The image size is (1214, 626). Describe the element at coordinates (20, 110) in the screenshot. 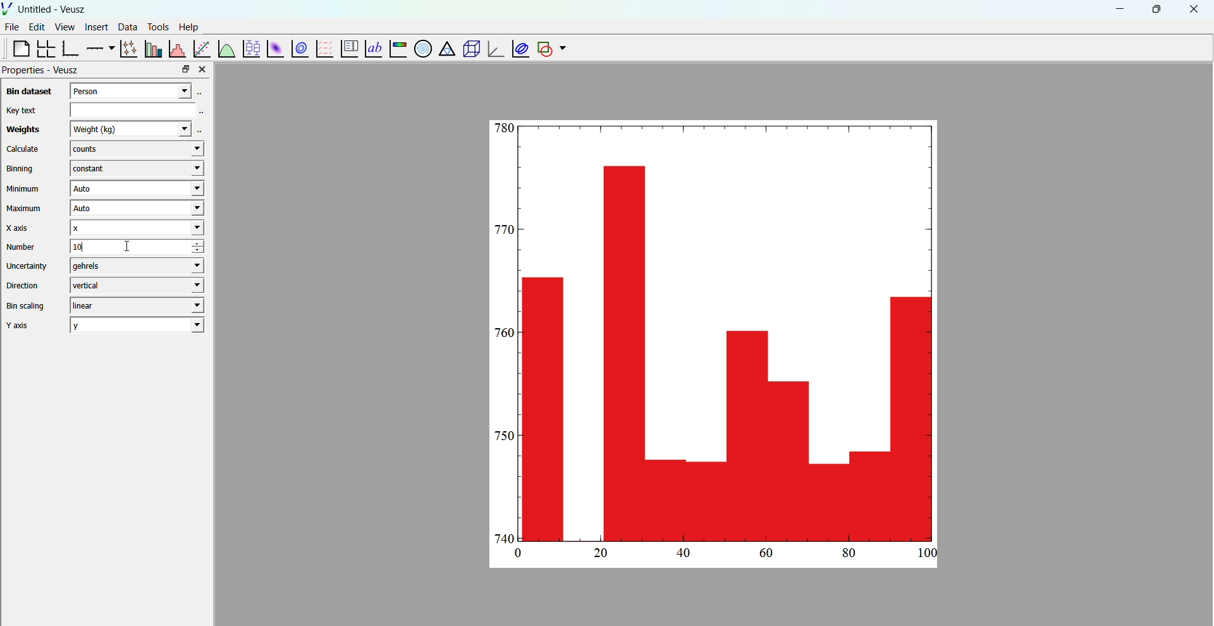

I see `Key text` at that location.